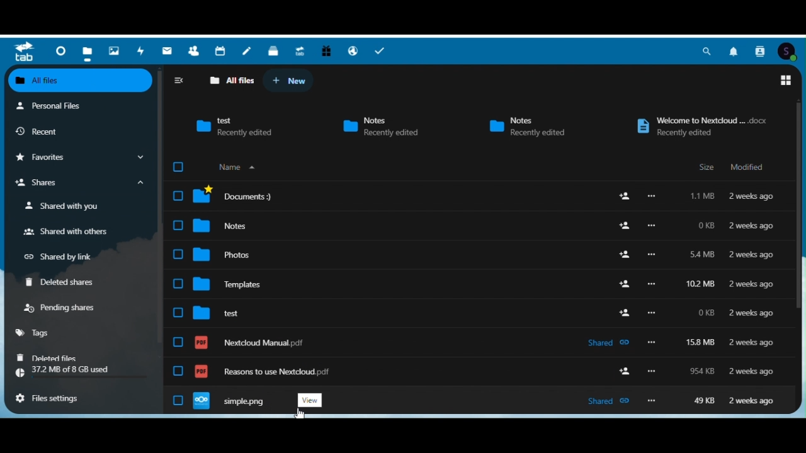 The height and width of the screenshot is (453, 806). What do you see at coordinates (82, 374) in the screenshot?
I see `Storage status` at bounding box center [82, 374].